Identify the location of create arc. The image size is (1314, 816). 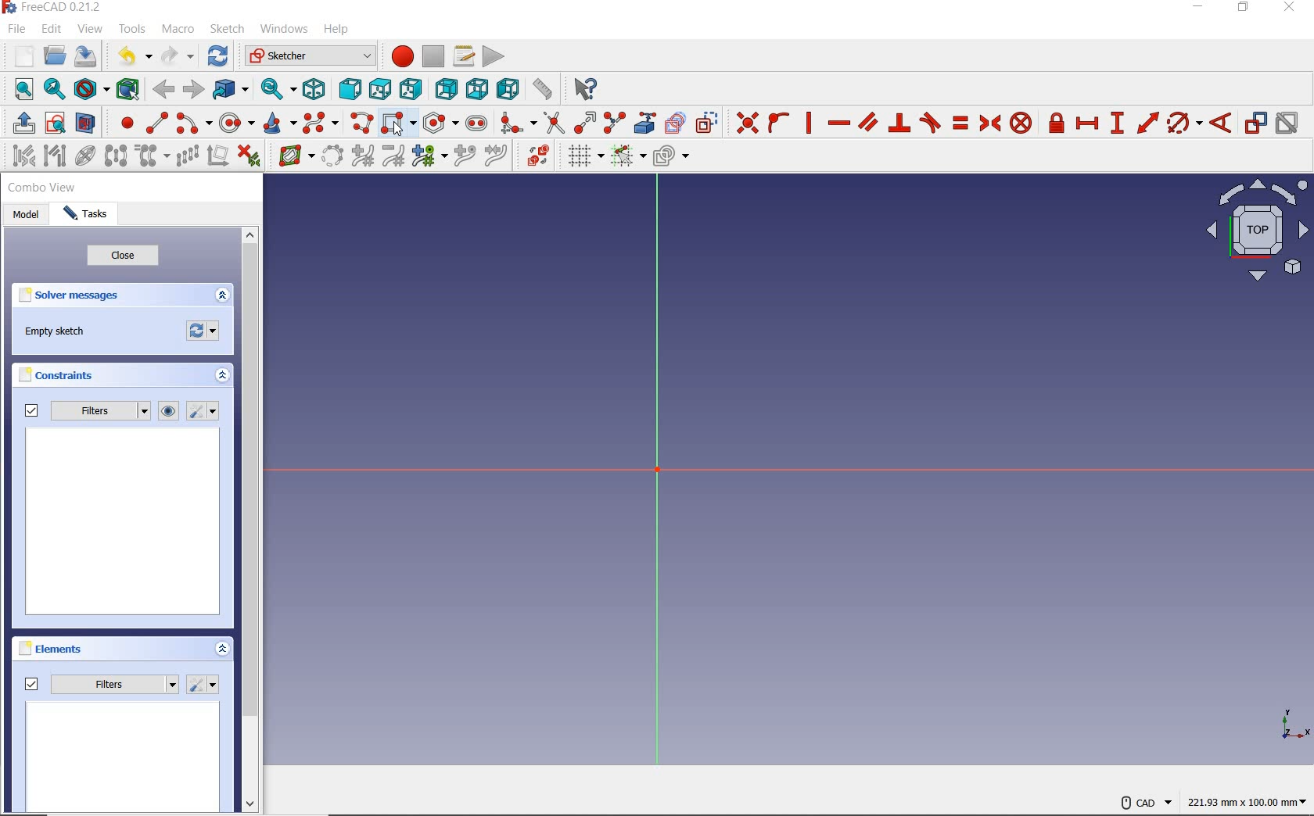
(192, 123).